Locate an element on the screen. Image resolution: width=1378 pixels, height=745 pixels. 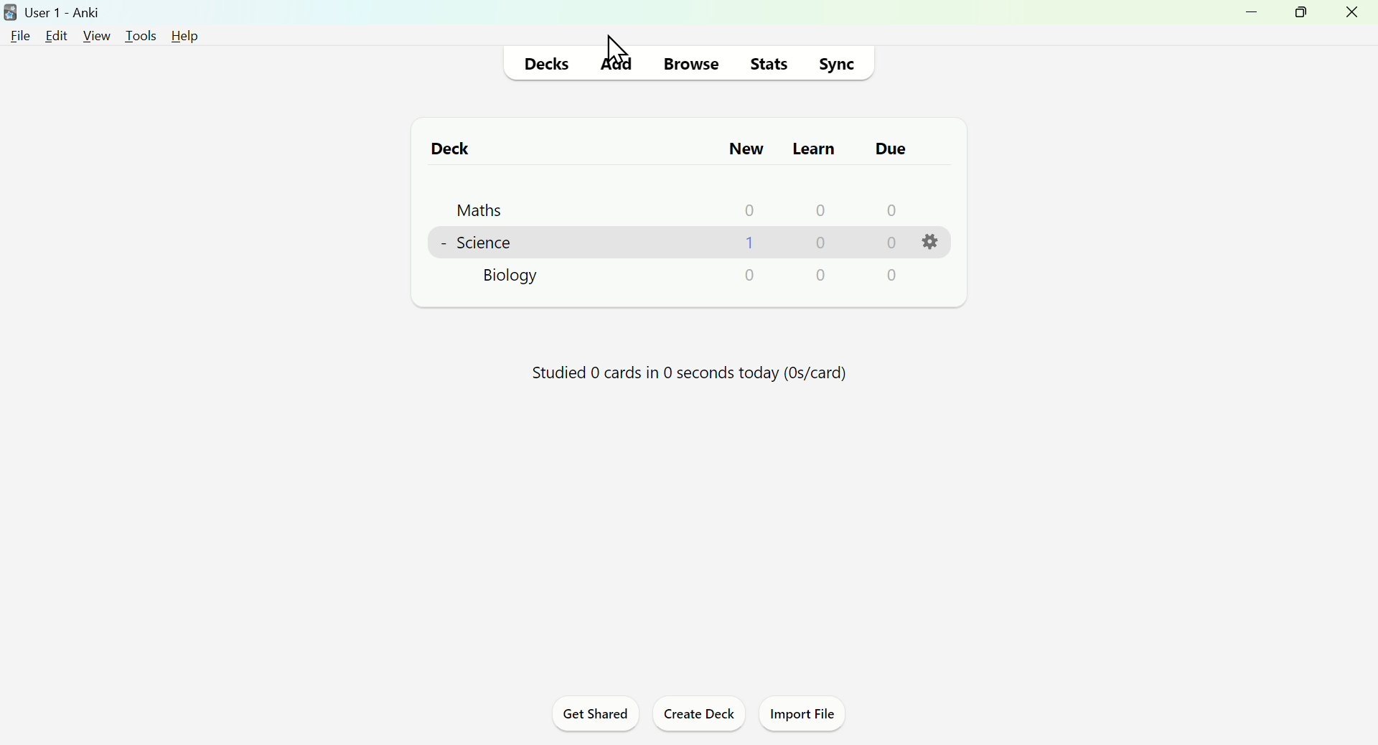
edit is located at coordinates (57, 35).